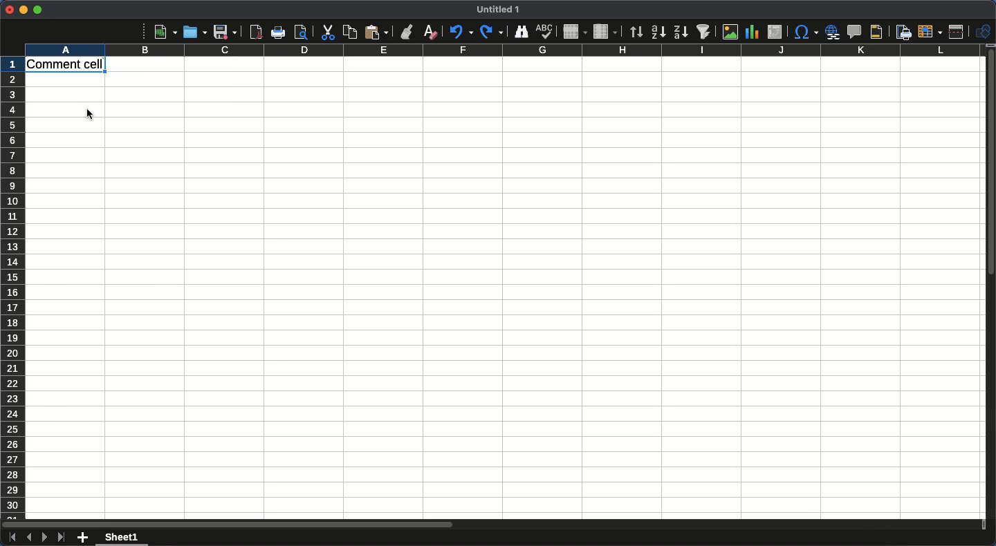 The width and height of the screenshot is (996, 546). I want to click on Save, so click(224, 32).